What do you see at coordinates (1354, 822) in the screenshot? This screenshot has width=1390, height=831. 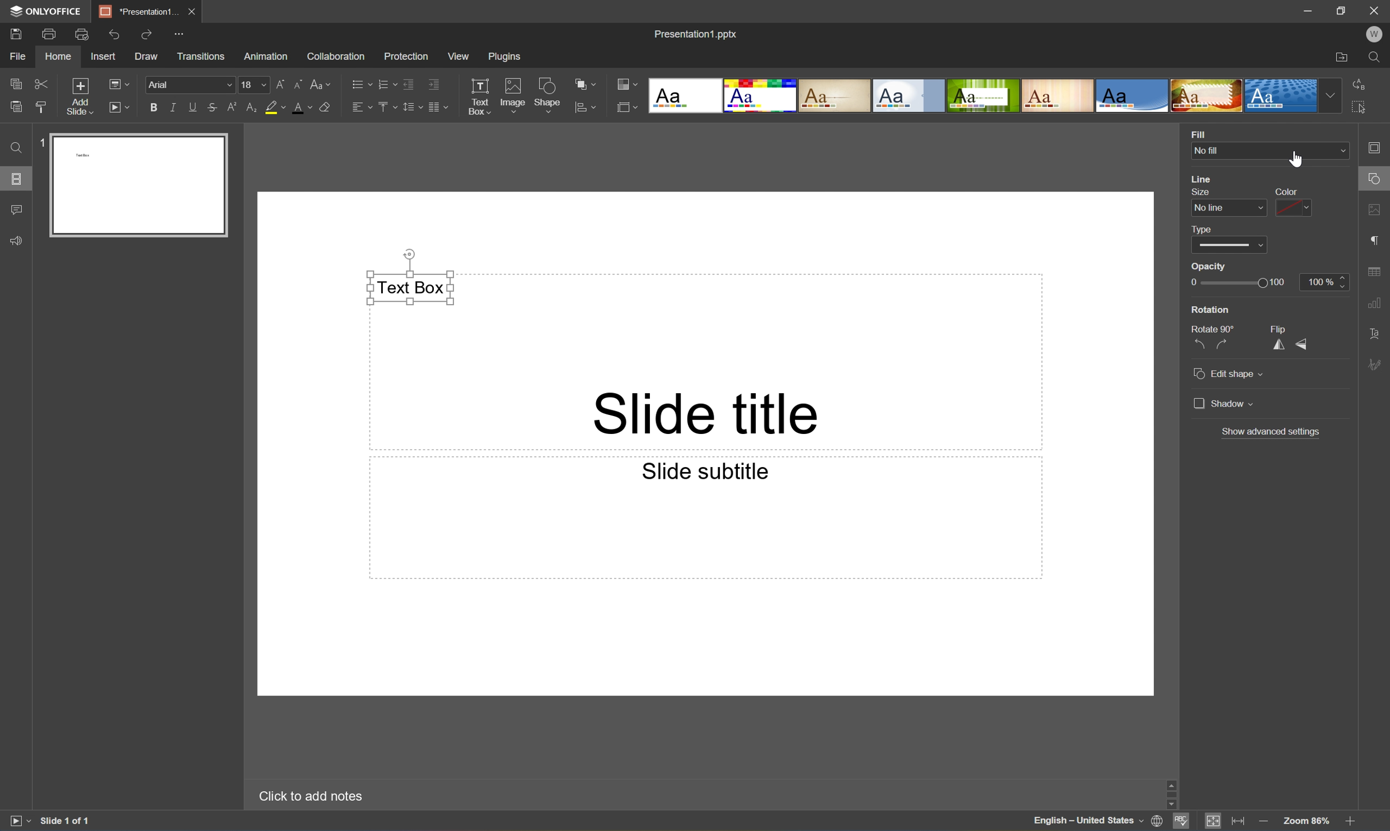 I see `Zoom in` at bounding box center [1354, 822].